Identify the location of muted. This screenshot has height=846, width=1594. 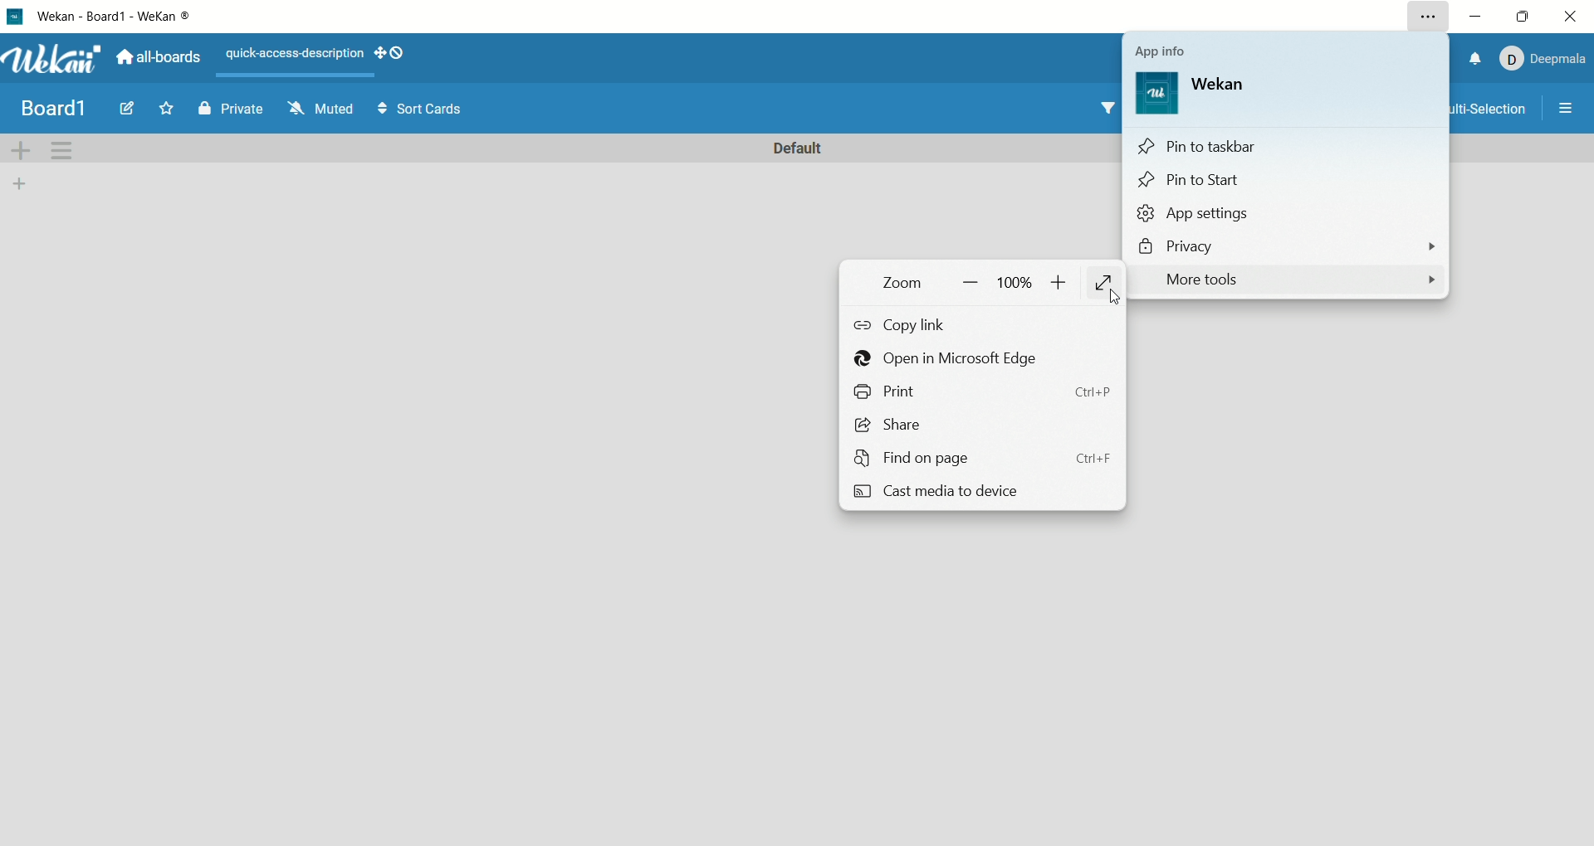
(321, 106).